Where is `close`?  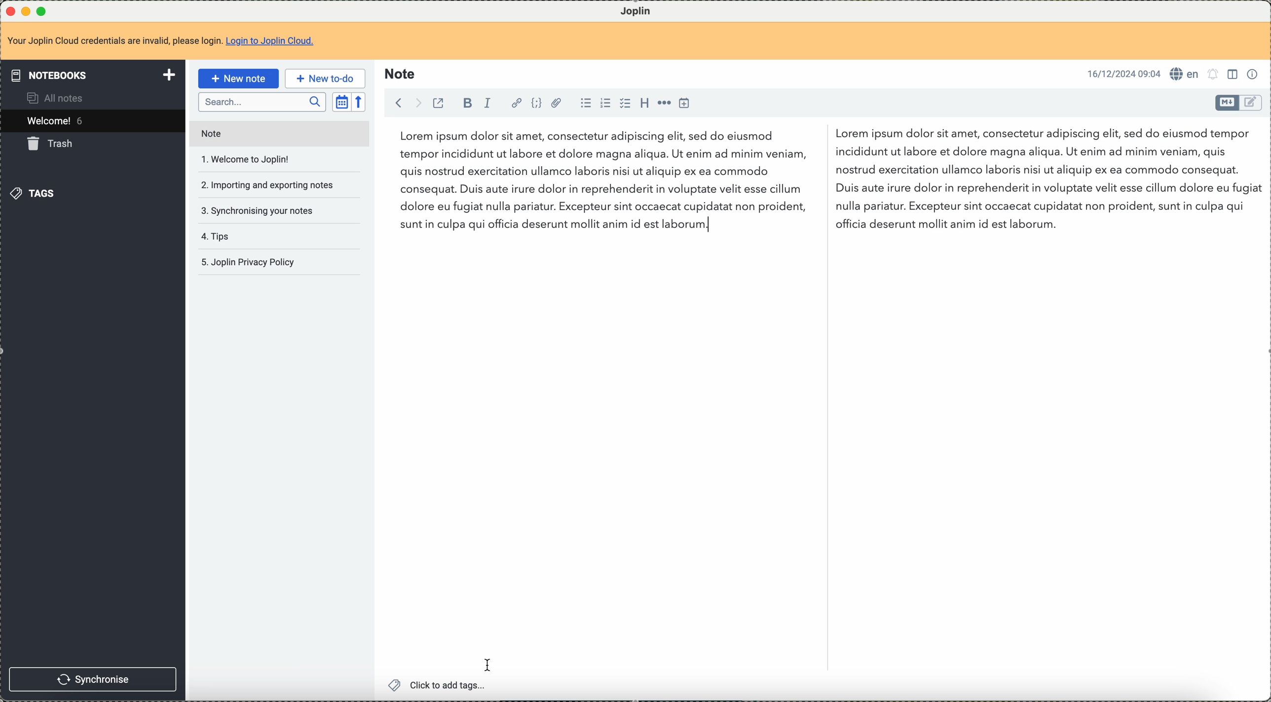 close is located at coordinates (9, 9).